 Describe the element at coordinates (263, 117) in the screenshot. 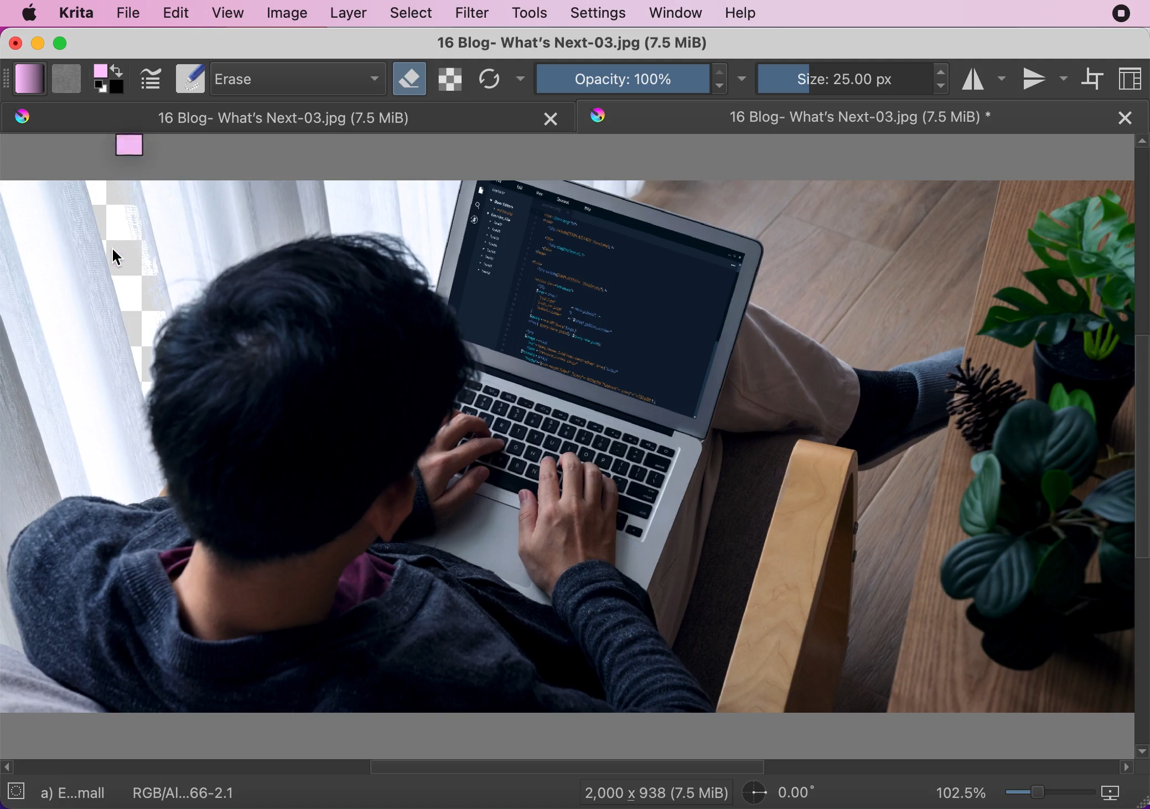

I see `16 Blog- What's Next-03.jpg (7.5 MiB)` at that location.